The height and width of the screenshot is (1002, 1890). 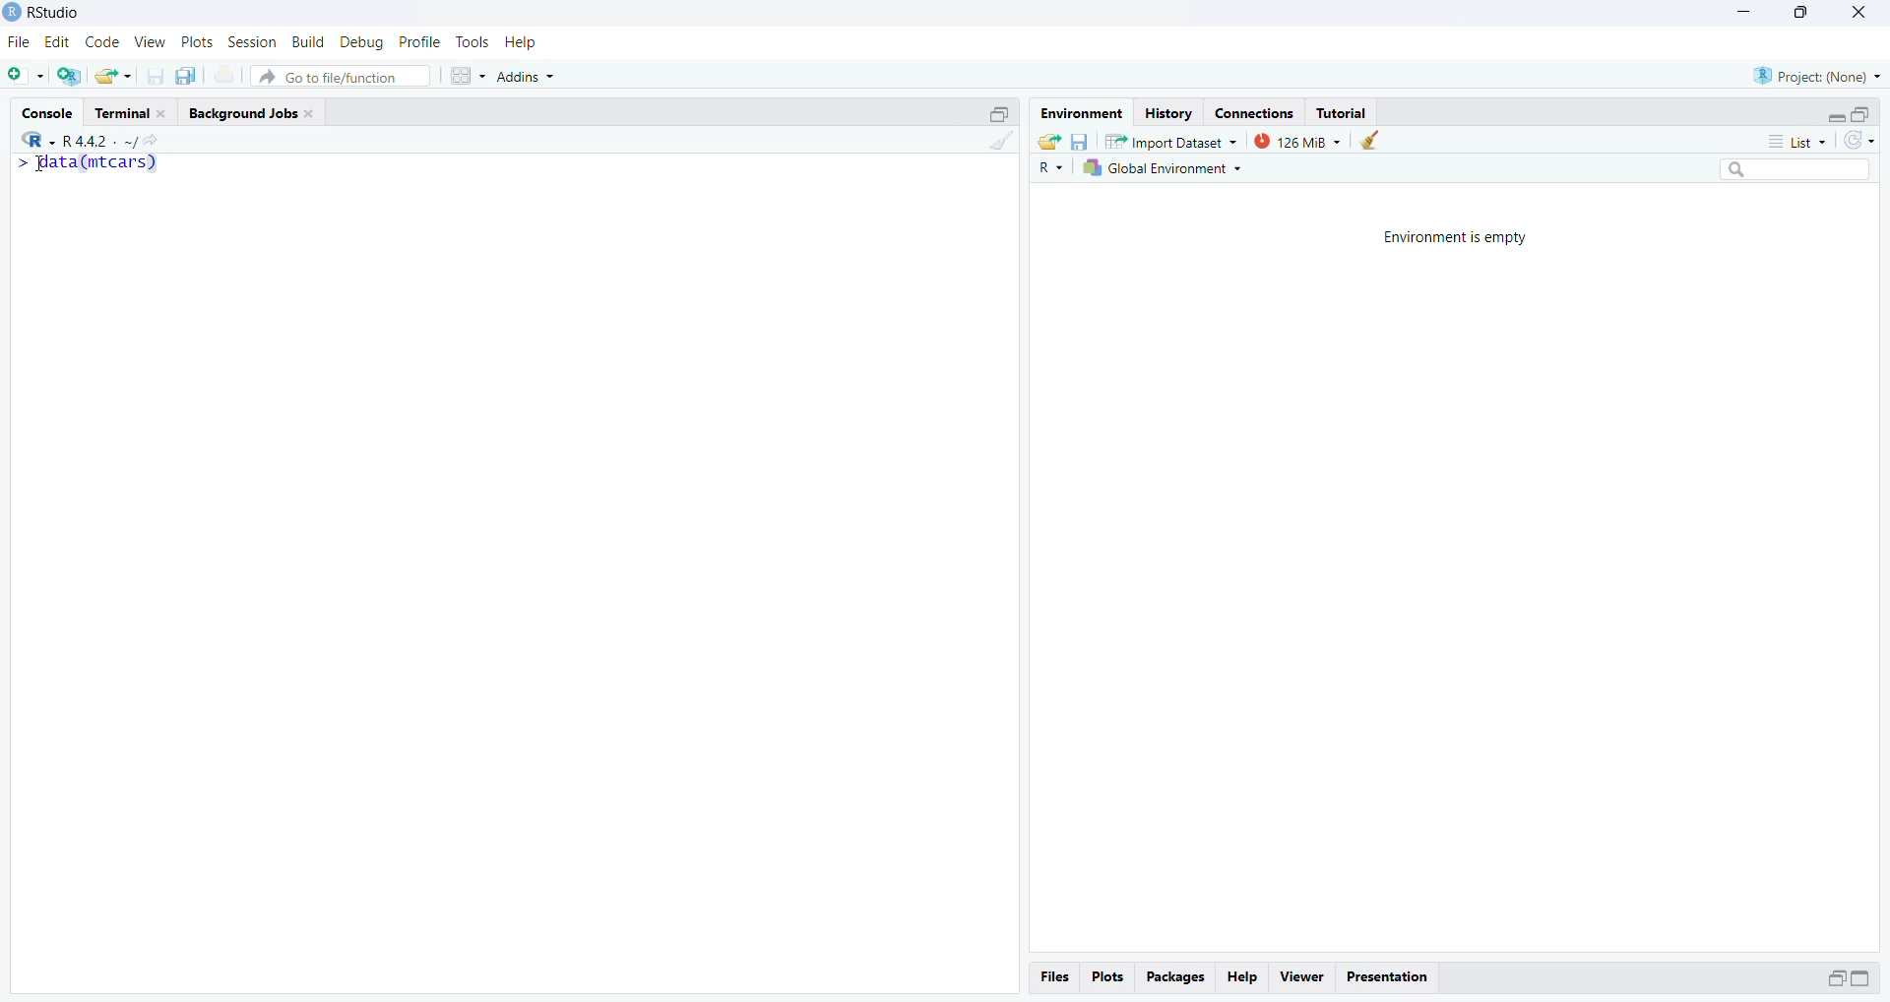 I want to click on Connections, so click(x=1255, y=111).